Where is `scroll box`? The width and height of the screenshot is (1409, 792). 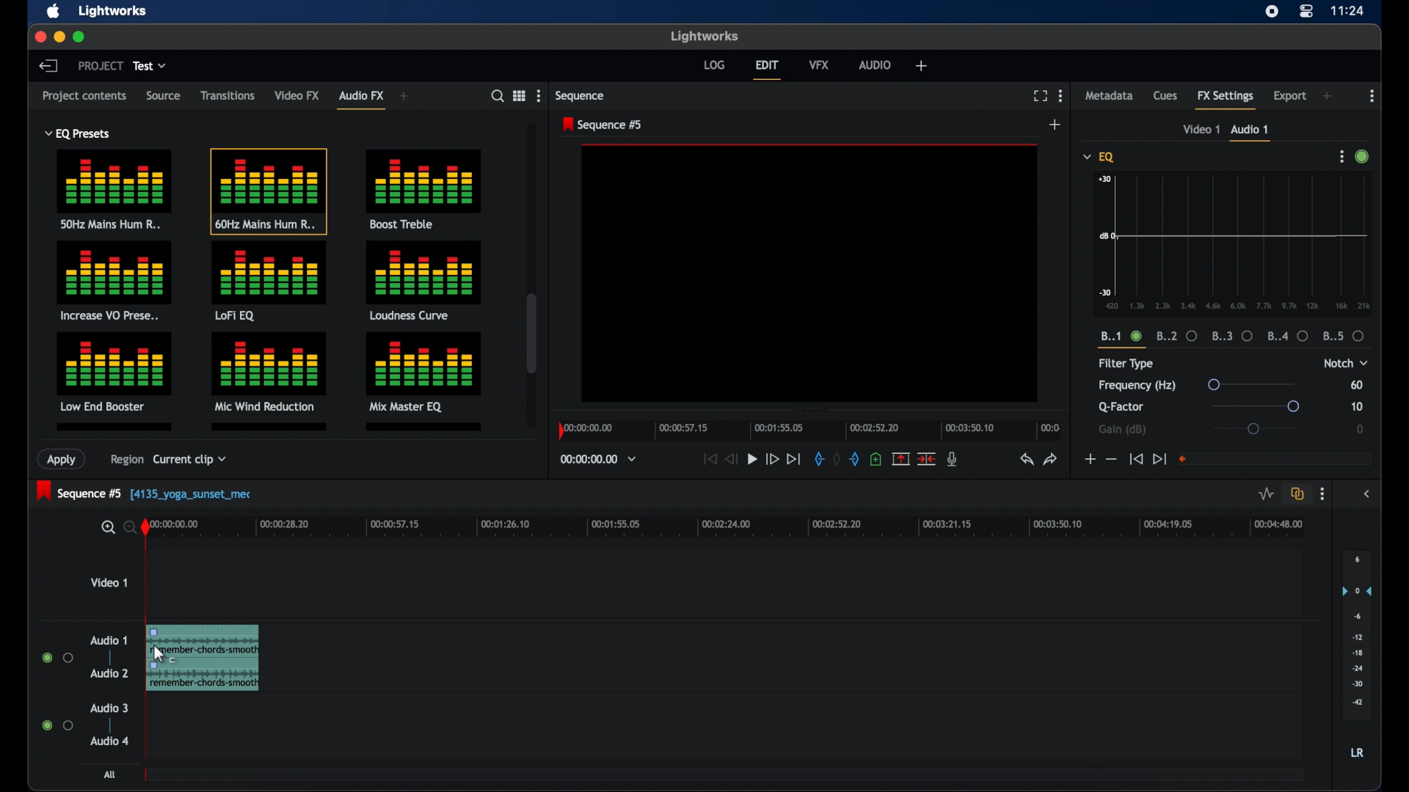 scroll box is located at coordinates (531, 342).